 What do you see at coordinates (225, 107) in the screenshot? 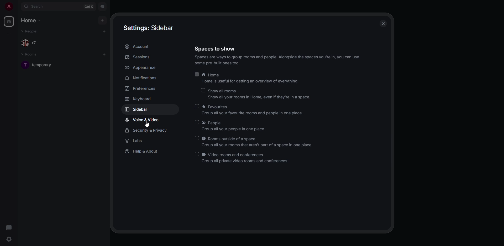
I see `favorites` at bounding box center [225, 107].